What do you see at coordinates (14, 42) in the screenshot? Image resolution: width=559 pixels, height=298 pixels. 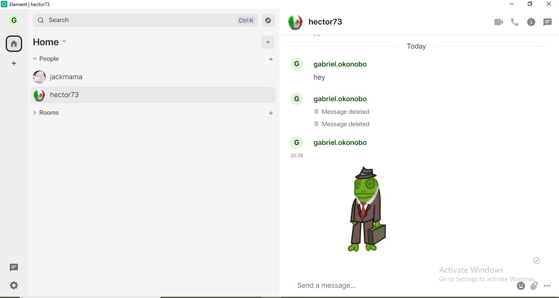 I see `home` at bounding box center [14, 42].